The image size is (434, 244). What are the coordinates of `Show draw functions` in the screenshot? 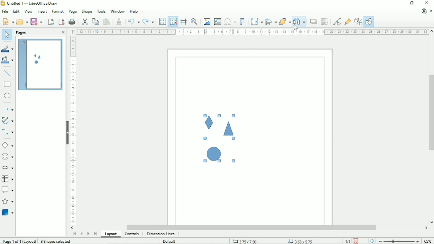 It's located at (369, 22).